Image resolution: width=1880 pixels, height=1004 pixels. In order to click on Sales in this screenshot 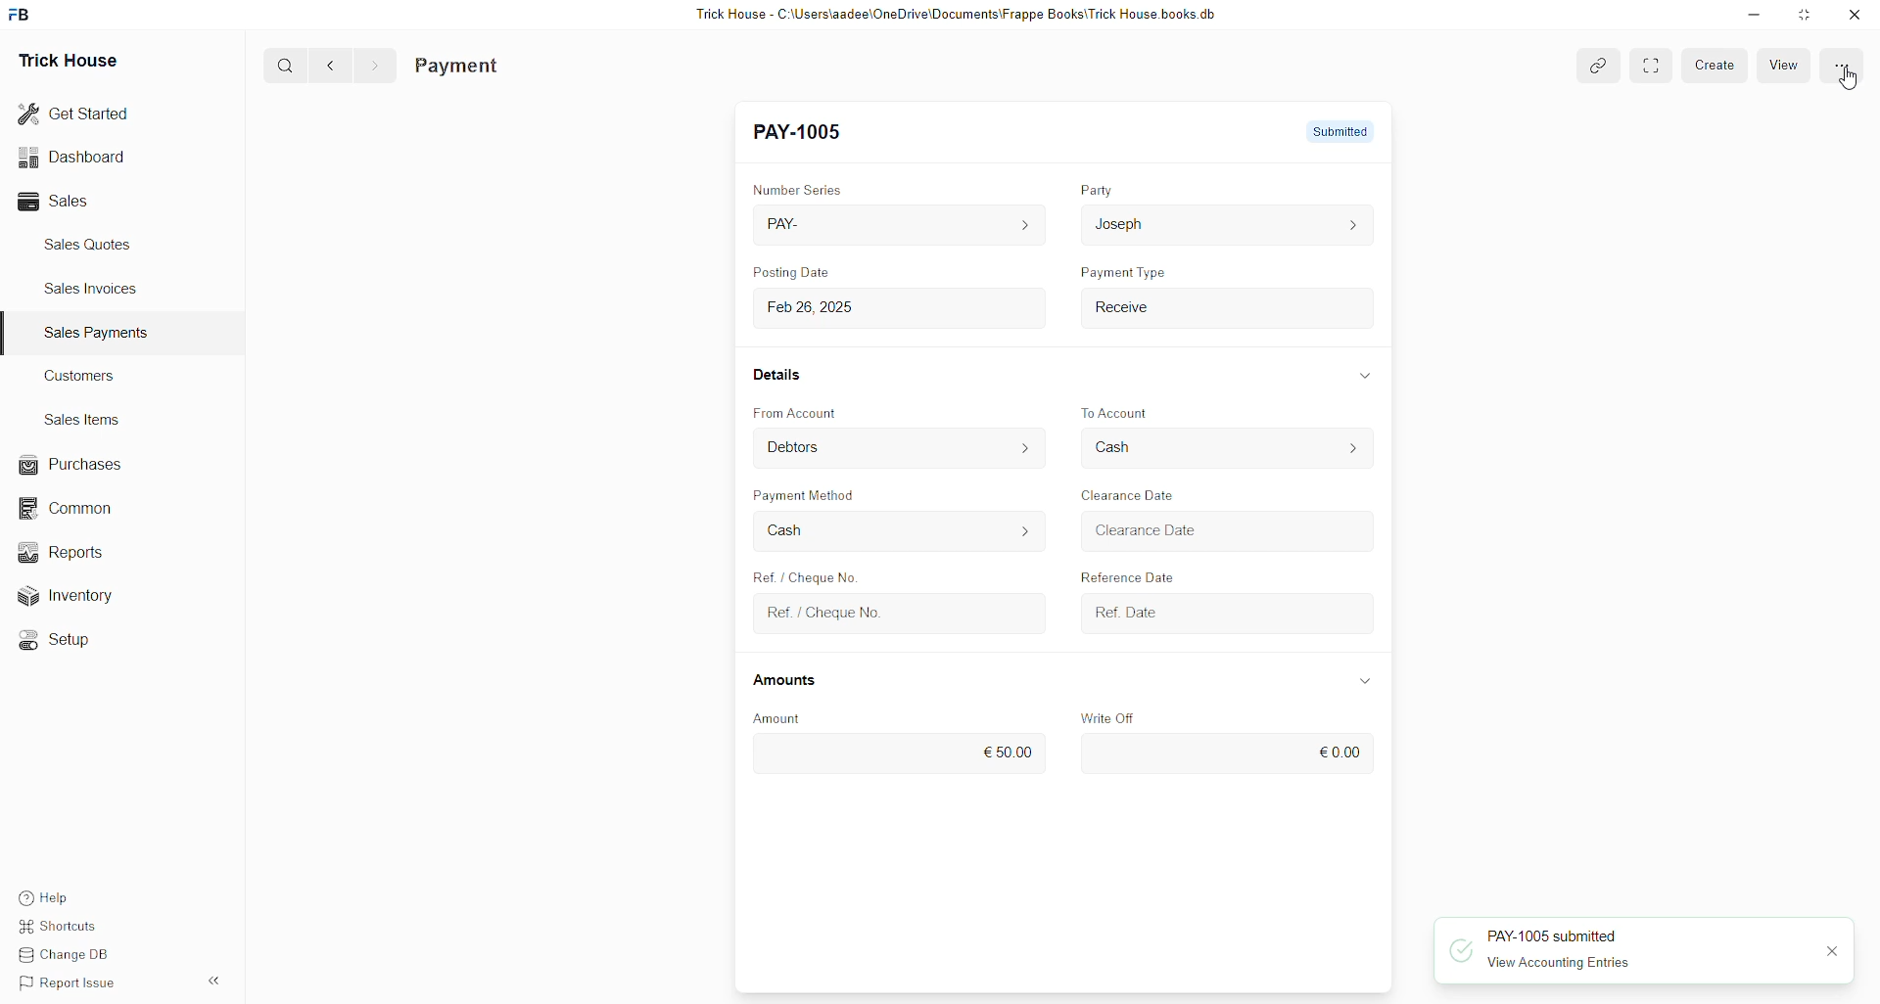, I will do `click(59, 202)`.